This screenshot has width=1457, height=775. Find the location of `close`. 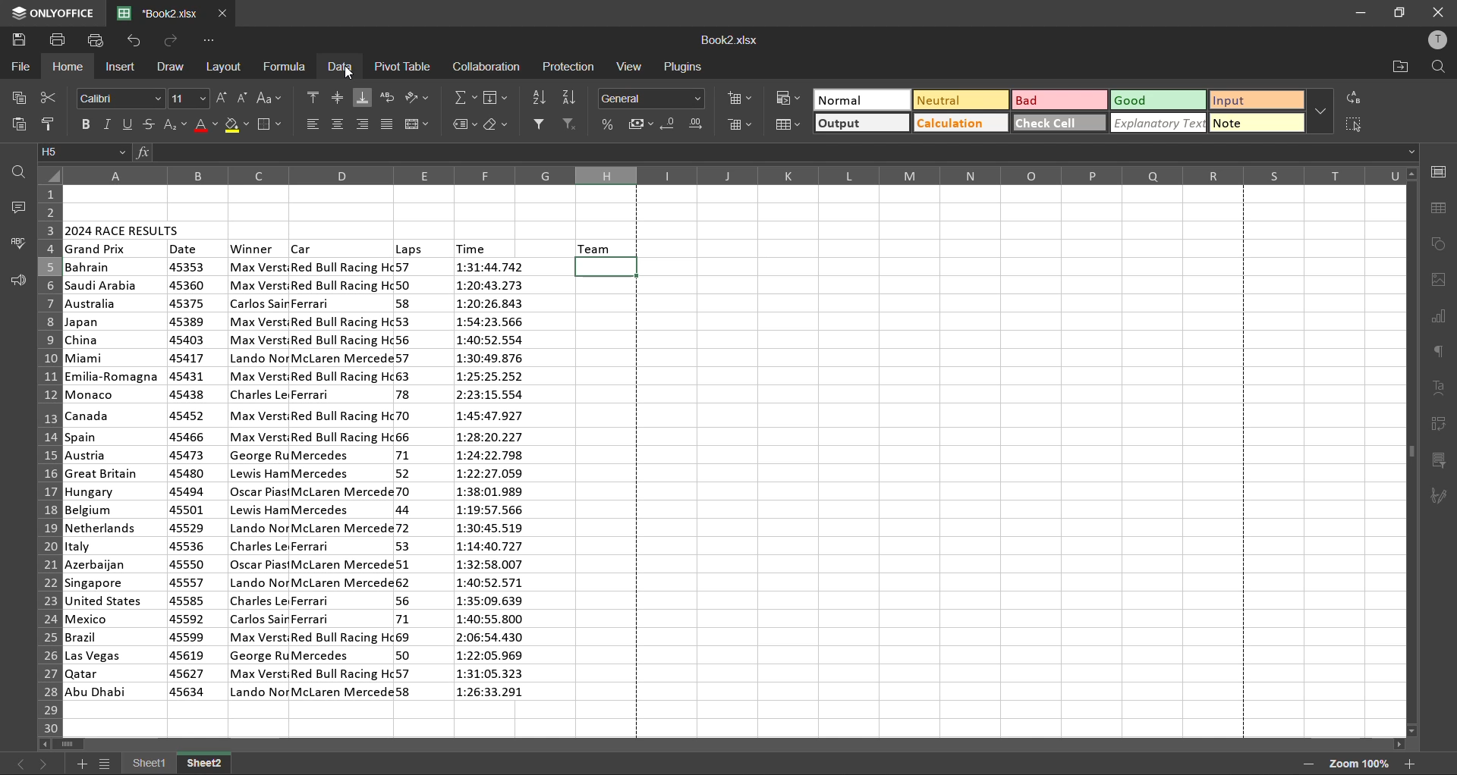

close is located at coordinates (1437, 11).